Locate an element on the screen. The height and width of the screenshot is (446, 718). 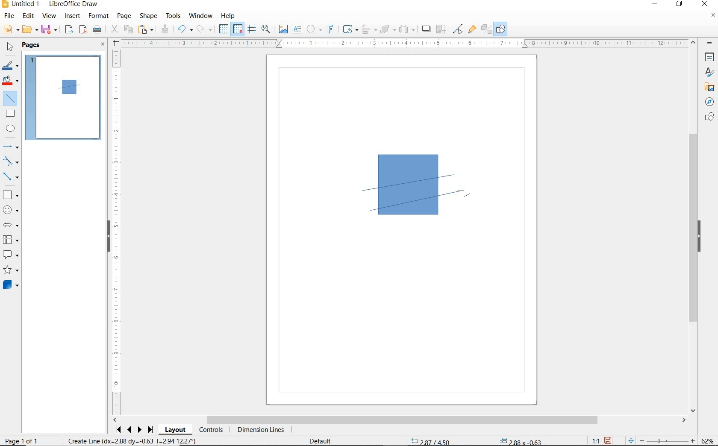
INSERT LINE is located at coordinates (12, 98).